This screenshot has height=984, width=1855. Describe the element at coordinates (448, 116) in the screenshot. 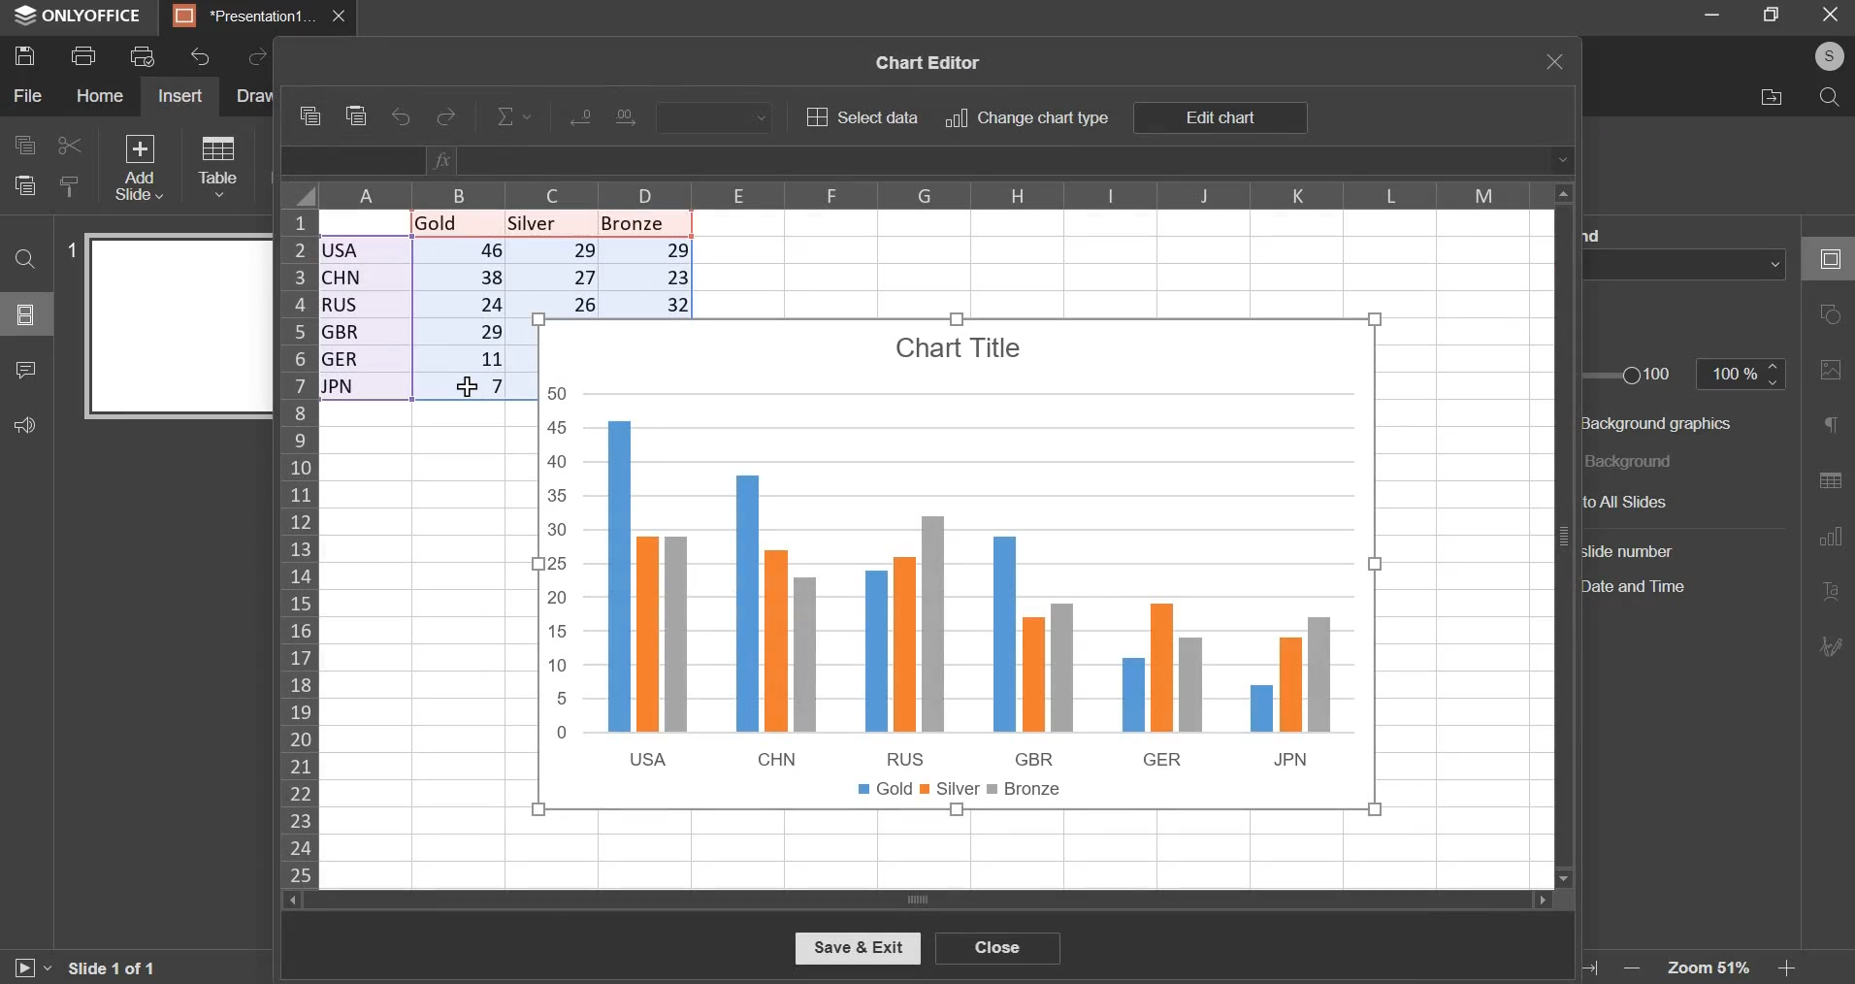

I see `redo` at that location.